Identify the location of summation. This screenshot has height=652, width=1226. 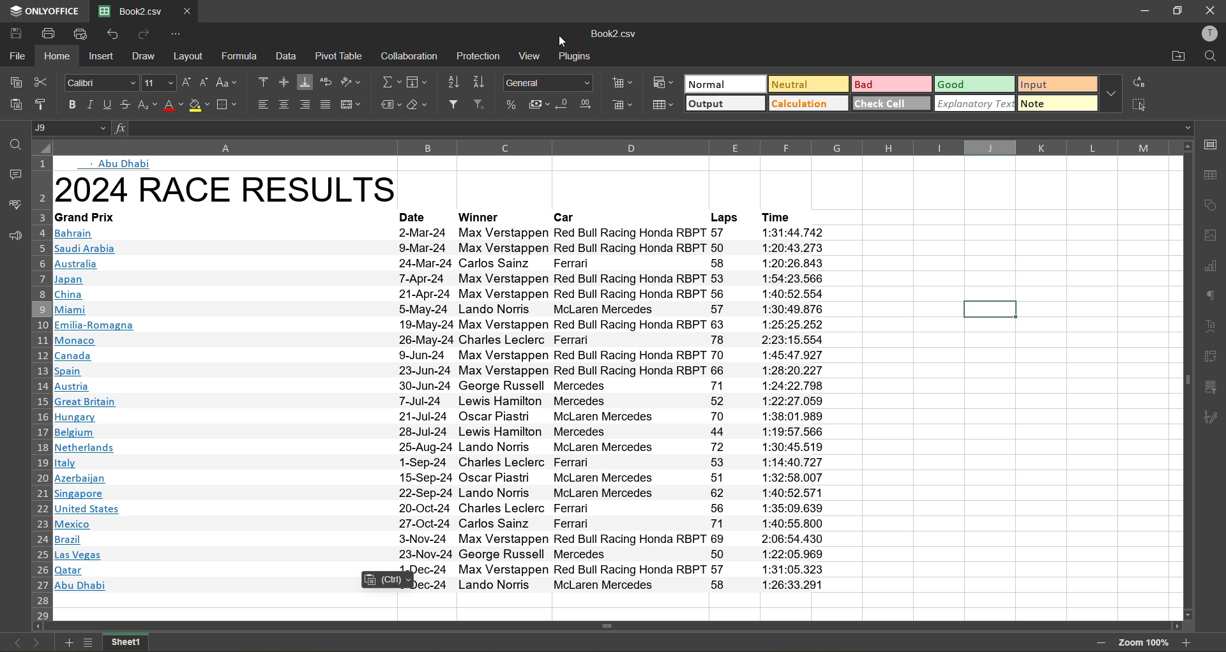
(390, 82).